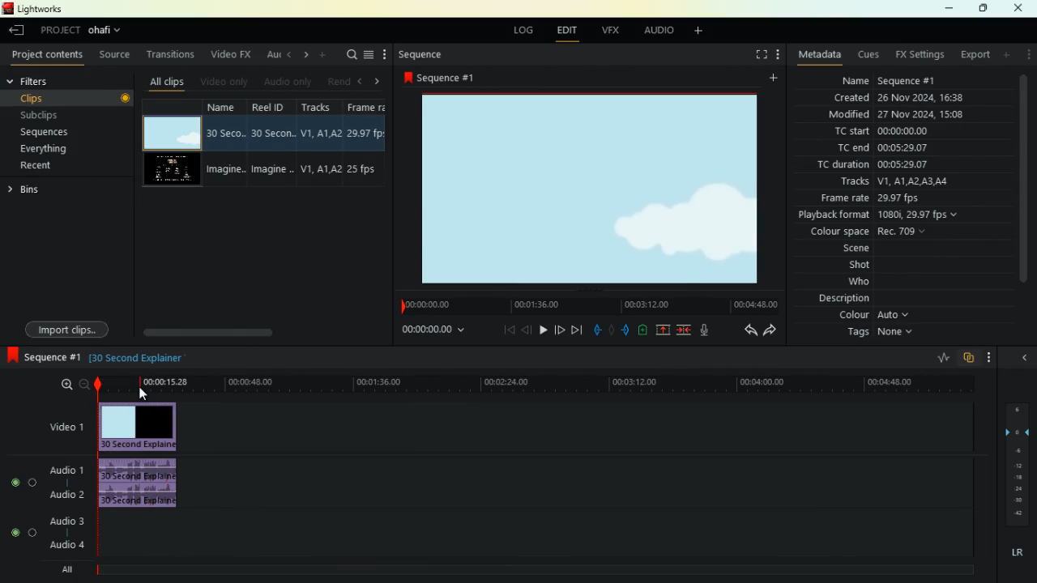  I want to click on up, so click(663, 330).